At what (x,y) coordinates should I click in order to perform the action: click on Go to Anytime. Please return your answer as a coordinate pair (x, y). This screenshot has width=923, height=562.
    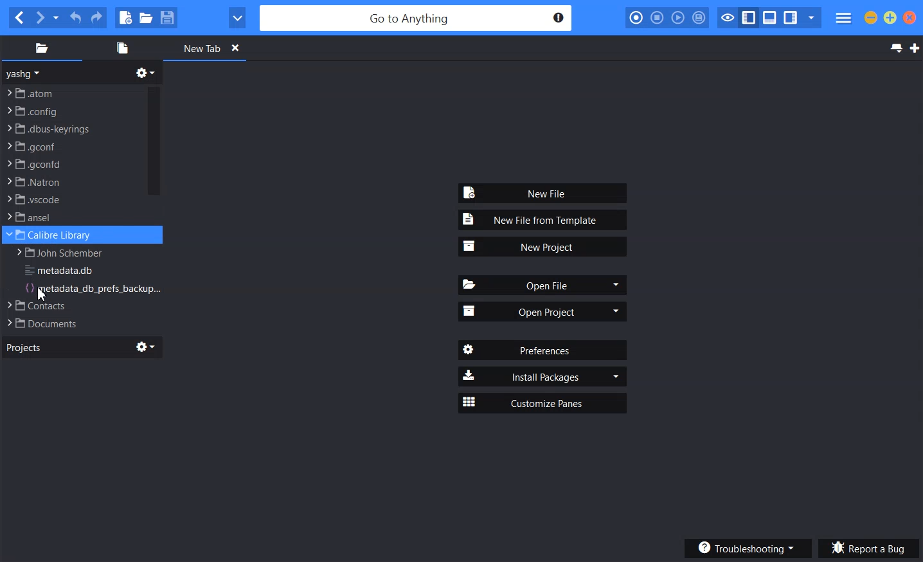
    Looking at the image, I should click on (417, 19).